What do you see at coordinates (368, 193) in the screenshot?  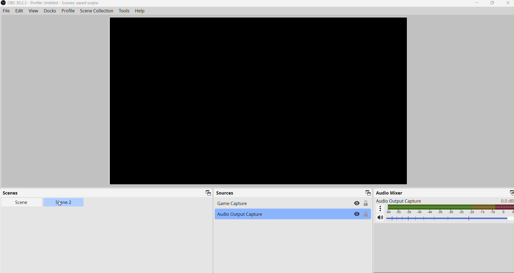 I see `Minimize` at bounding box center [368, 193].